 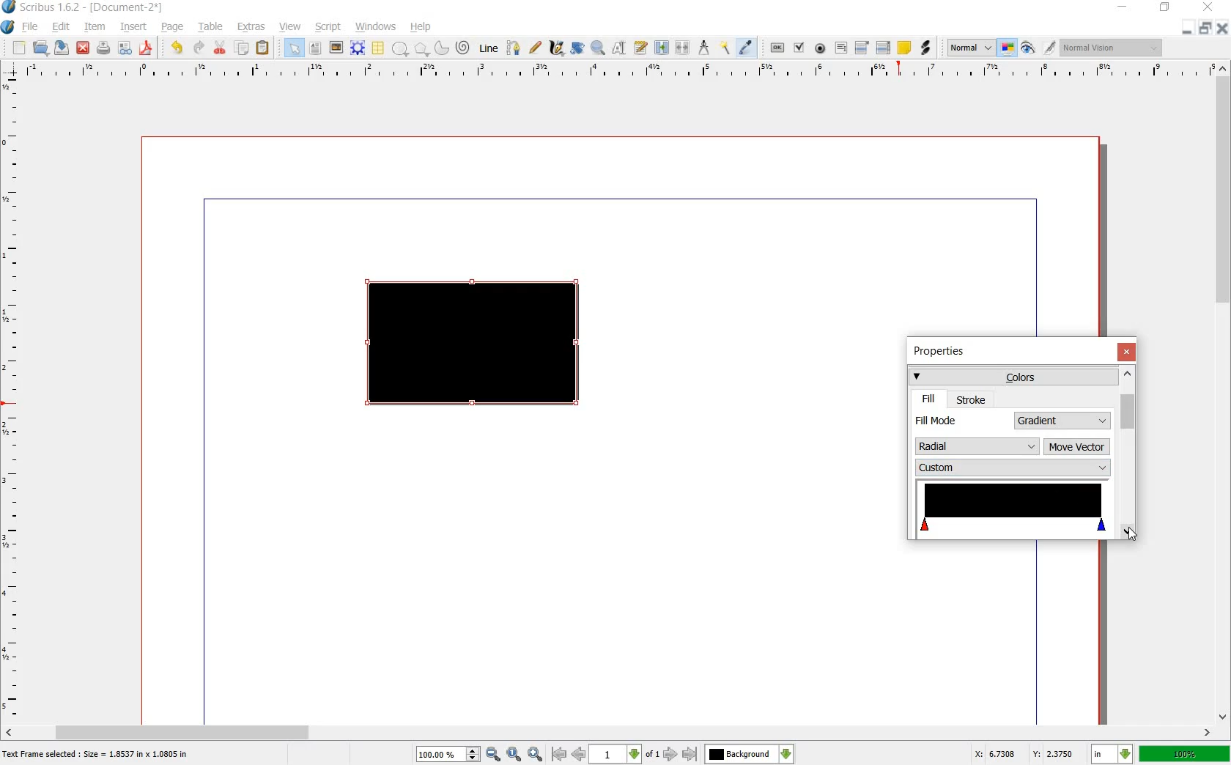 I want to click on view, so click(x=291, y=27).